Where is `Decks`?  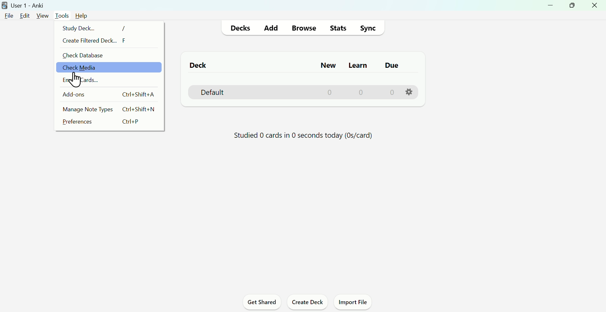
Decks is located at coordinates (240, 27).